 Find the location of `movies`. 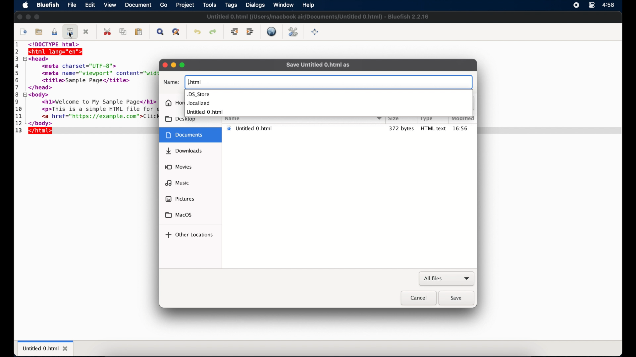

movies is located at coordinates (179, 167).